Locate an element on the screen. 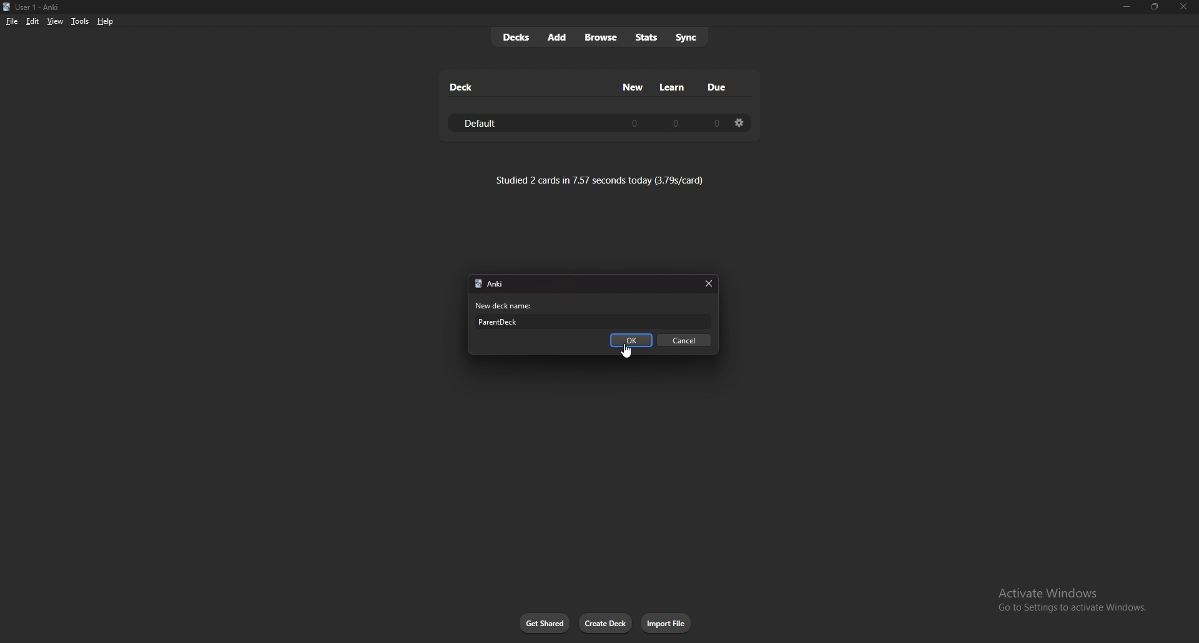 The height and width of the screenshot is (643, 1199). due is located at coordinates (716, 87).